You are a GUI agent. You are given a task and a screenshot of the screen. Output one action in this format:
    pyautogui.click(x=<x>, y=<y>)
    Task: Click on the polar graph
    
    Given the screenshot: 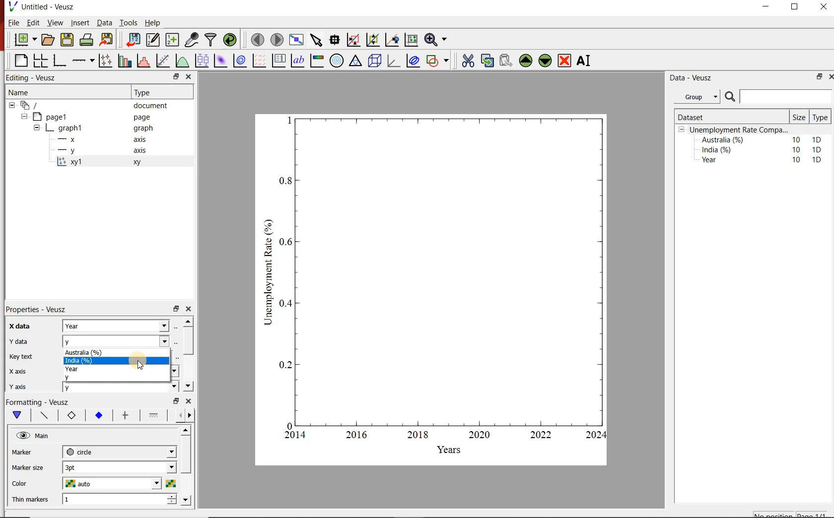 What is the action you would take?
    pyautogui.click(x=337, y=61)
    